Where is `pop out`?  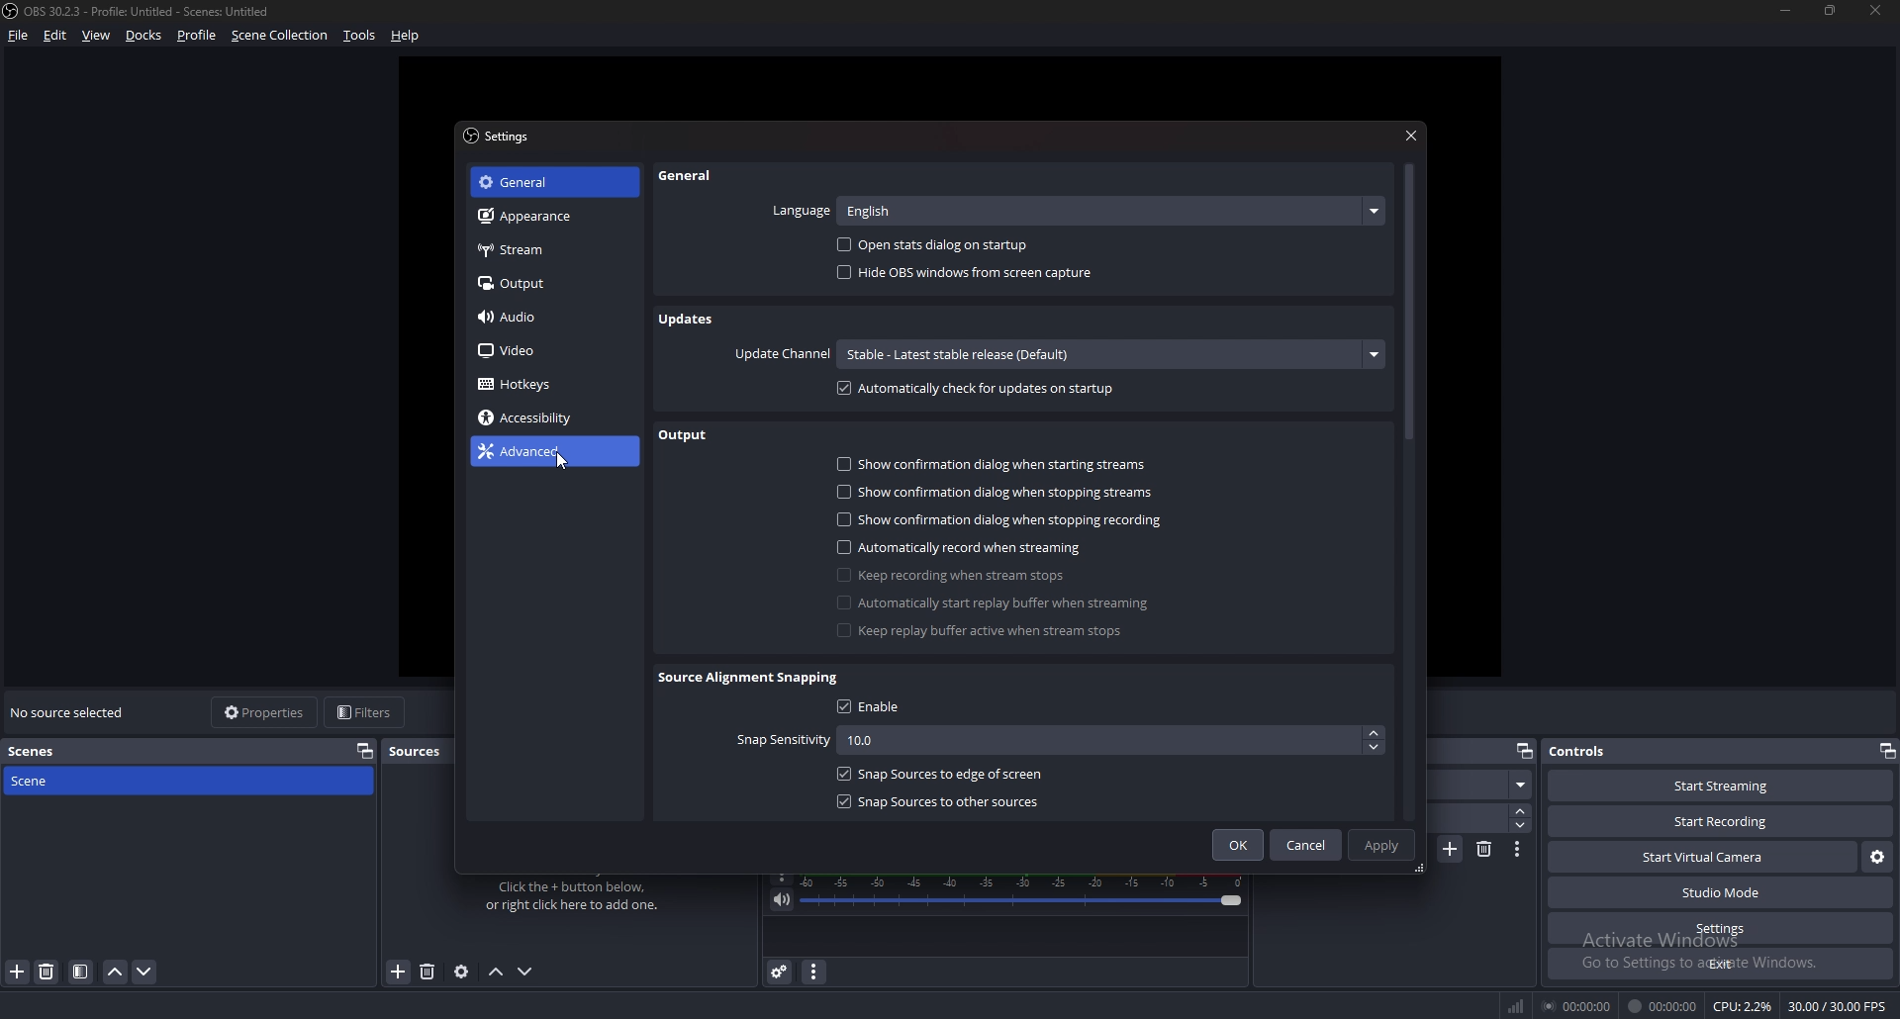
pop out is located at coordinates (365, 750).